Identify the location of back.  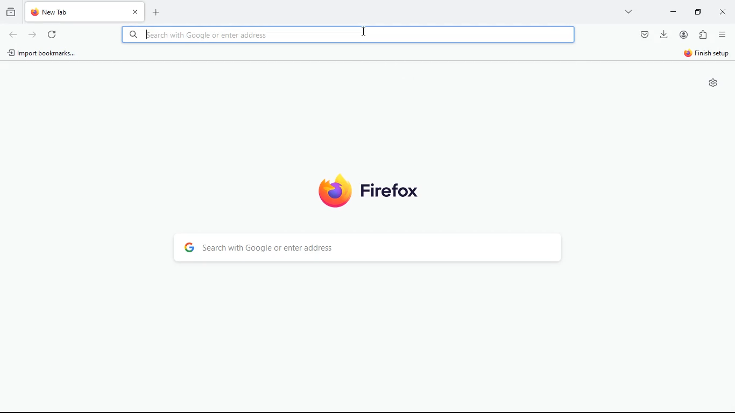
(12, 34).